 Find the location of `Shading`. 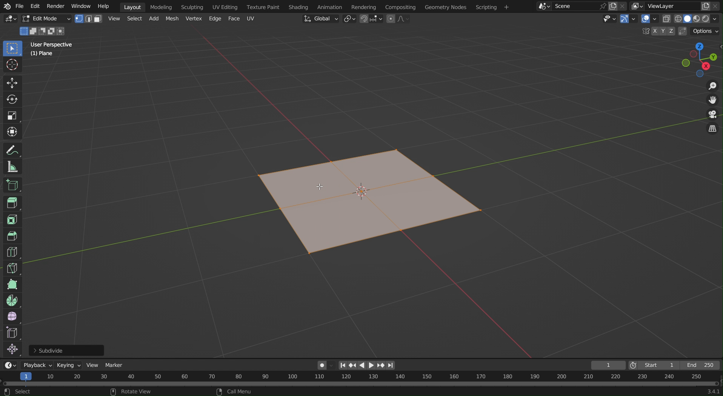

Shading is located at coordinates (299, 6).